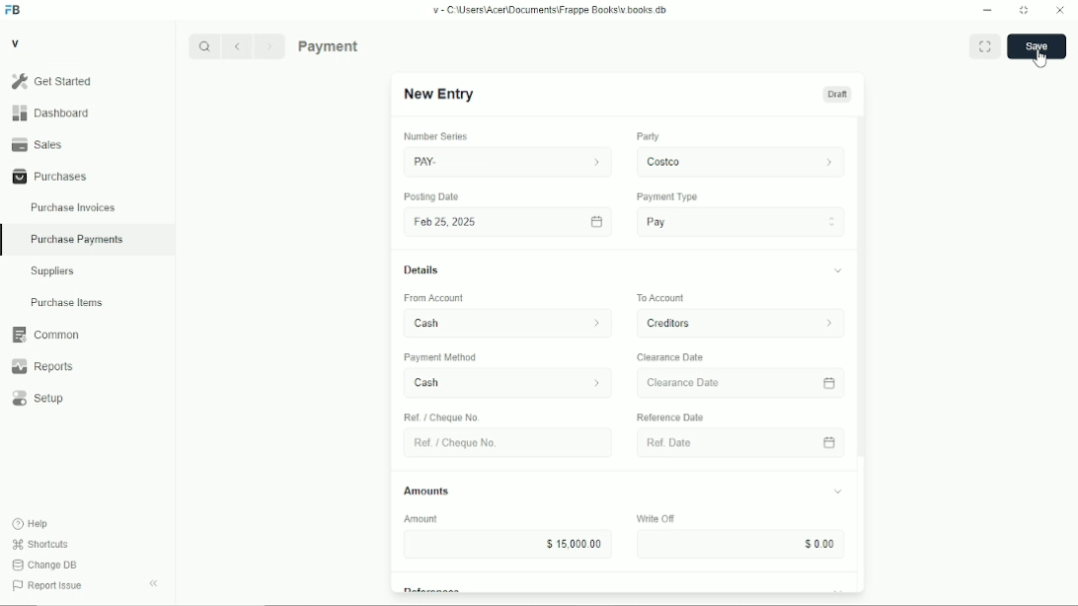  What do you see at coordinates (860, 289) in the screenshot?
I see `vertical scrollbar` at bounding box center [860, 289].